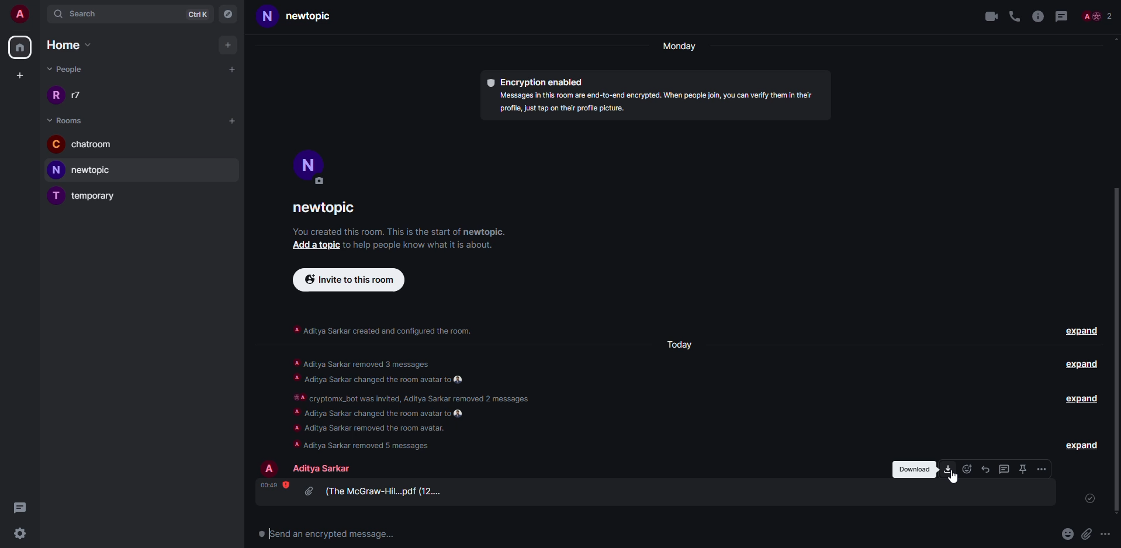  I want to click on click, so click(1087, 533).